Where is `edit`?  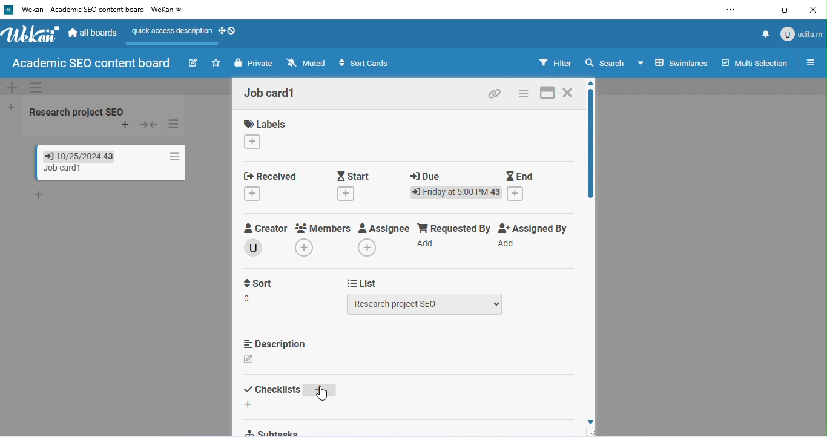
edit is located at coordinates (193, 62).